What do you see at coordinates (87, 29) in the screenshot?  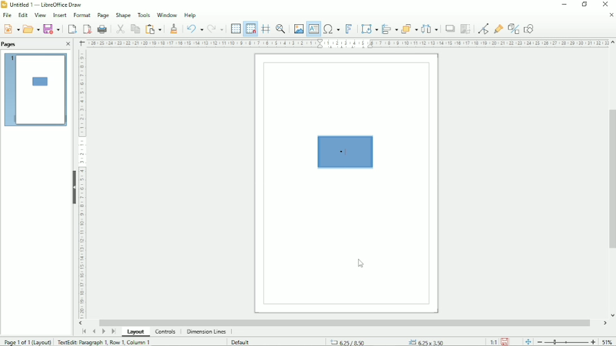 I see `Export directly as PDF` at bounding box center [87, 29].